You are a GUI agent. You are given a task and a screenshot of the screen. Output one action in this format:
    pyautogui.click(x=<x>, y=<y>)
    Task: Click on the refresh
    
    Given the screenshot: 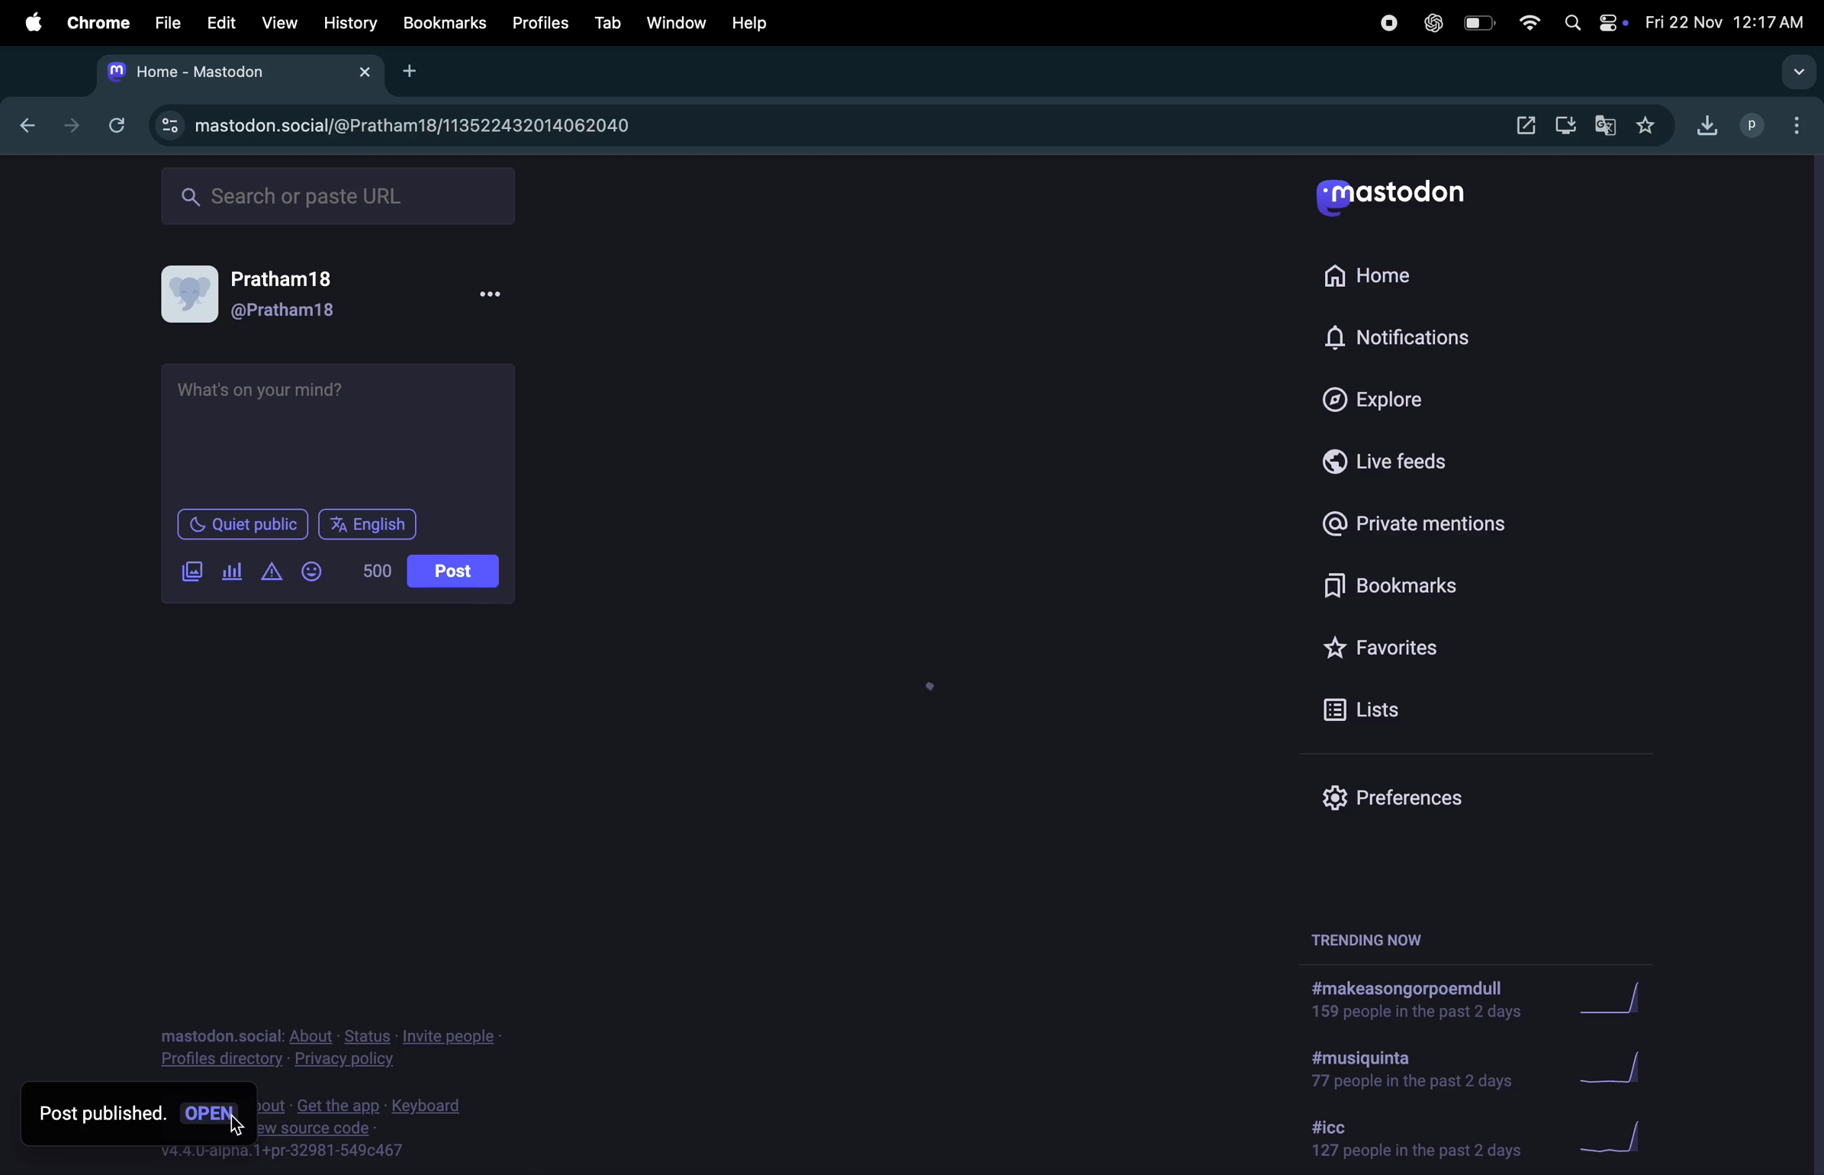 What is the action you would take?
    pyautogui.click(x=115, y=123)
    